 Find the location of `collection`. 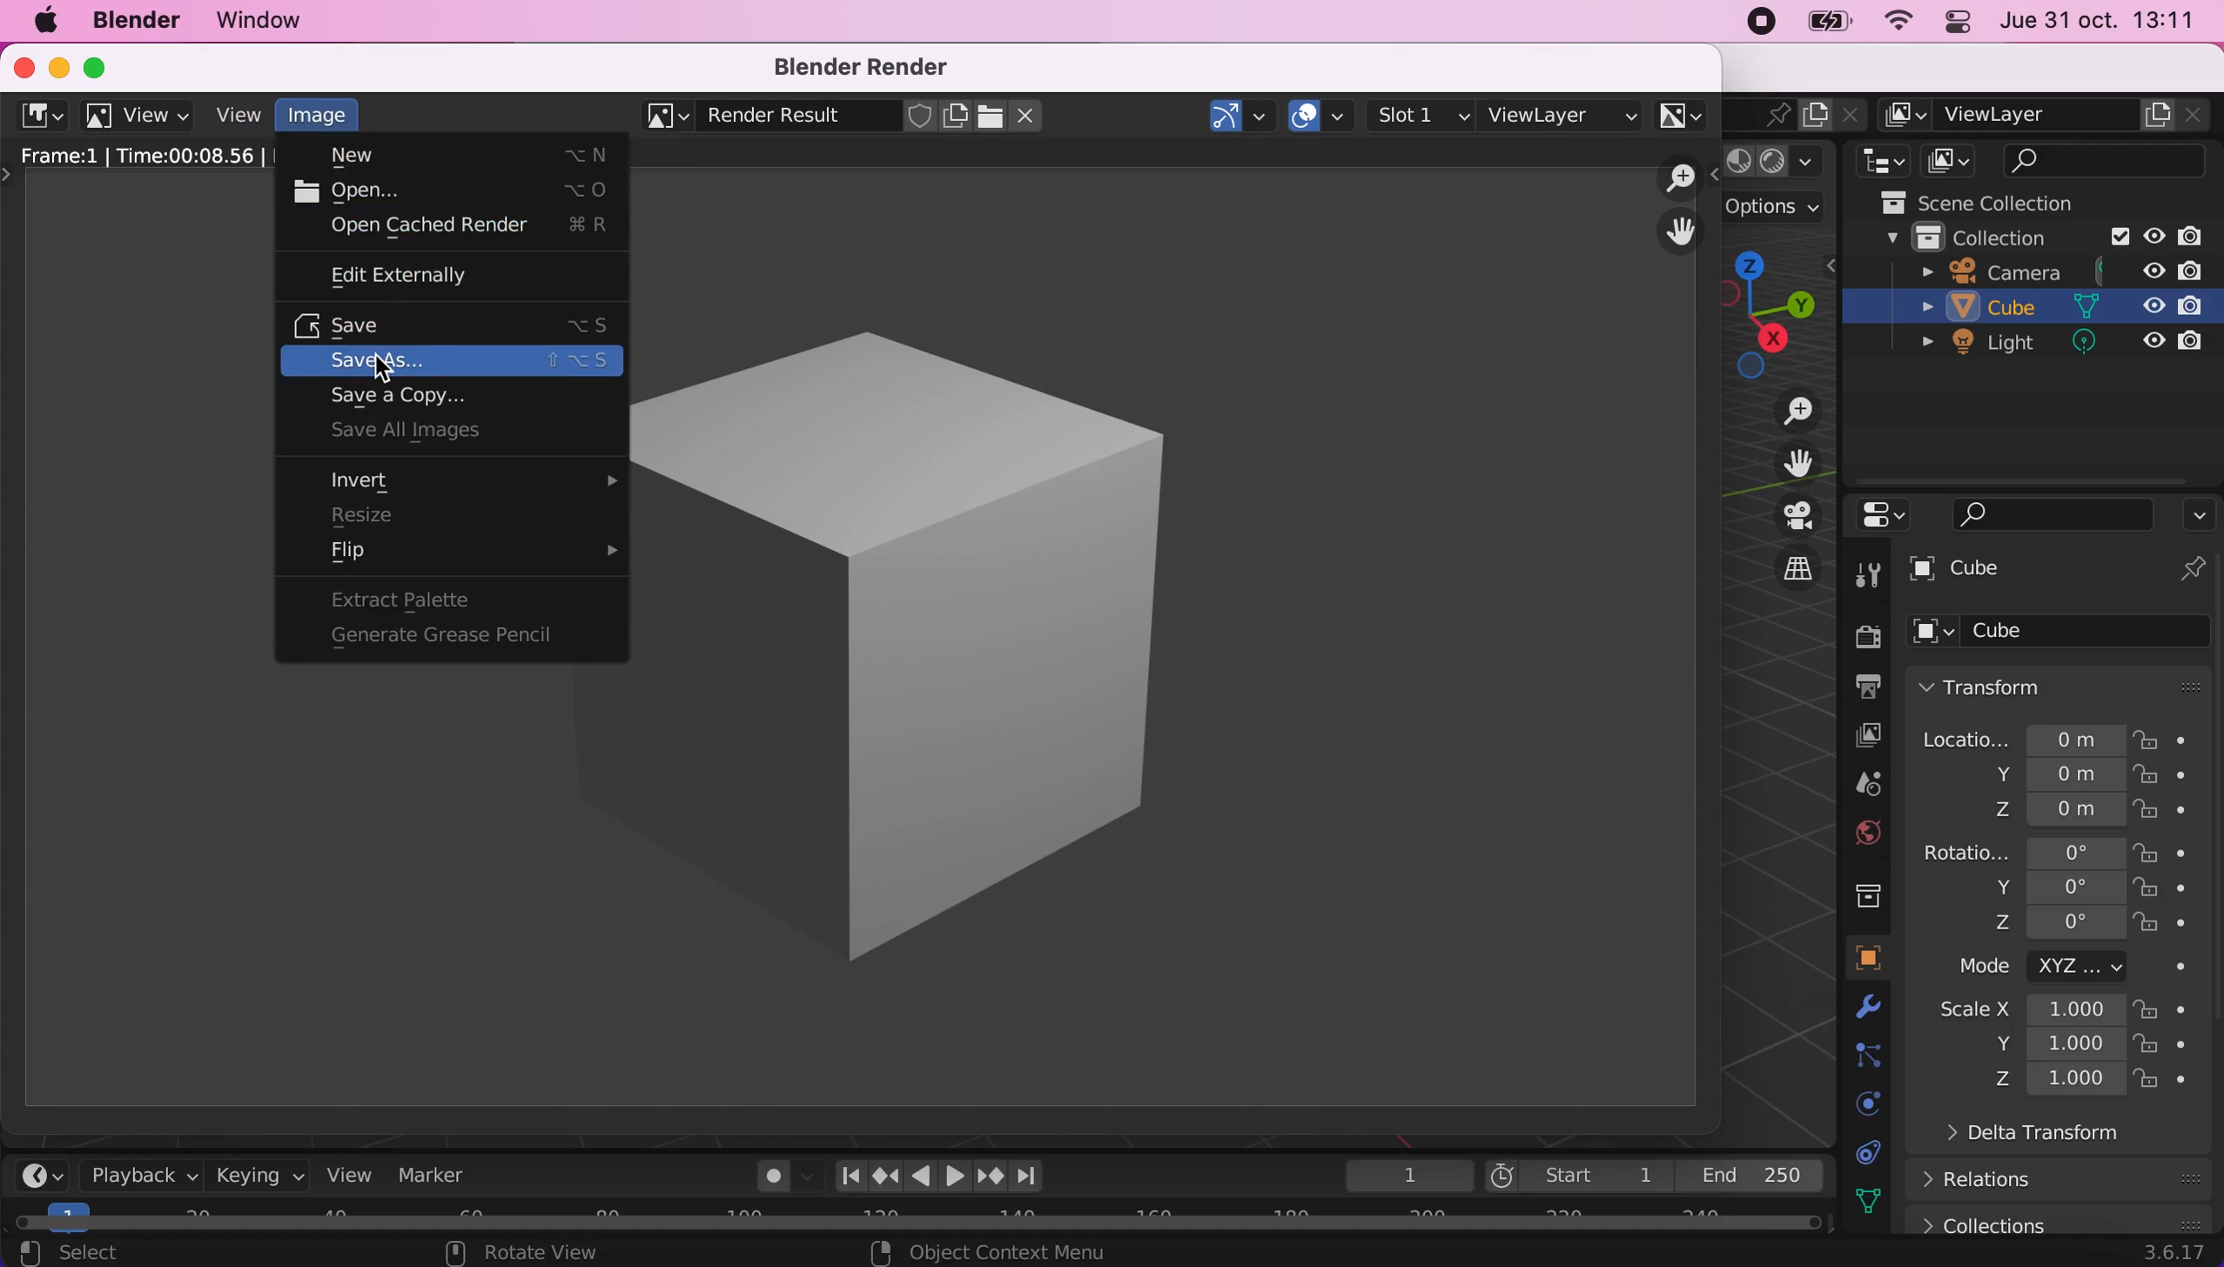

collection is located at coordinates (1867, 893).